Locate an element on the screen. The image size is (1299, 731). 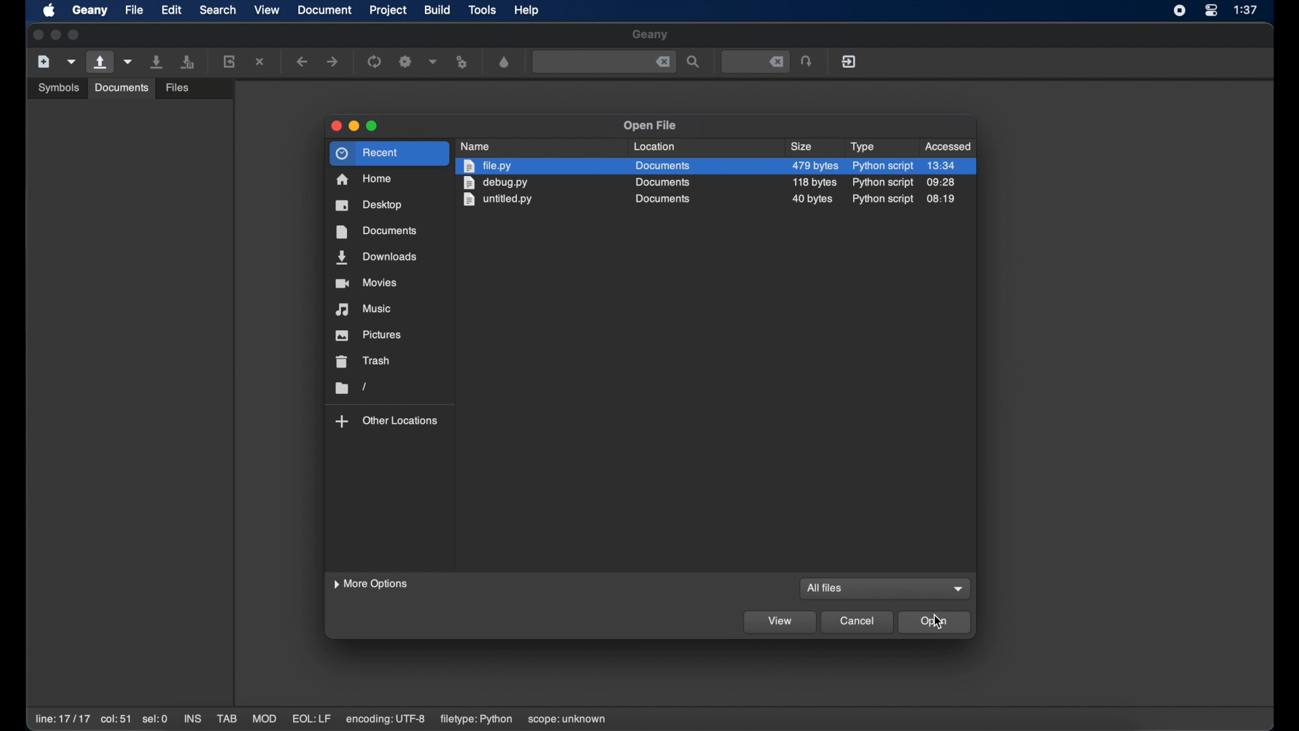
navigate forward a location is located at coordinates (333, 62).